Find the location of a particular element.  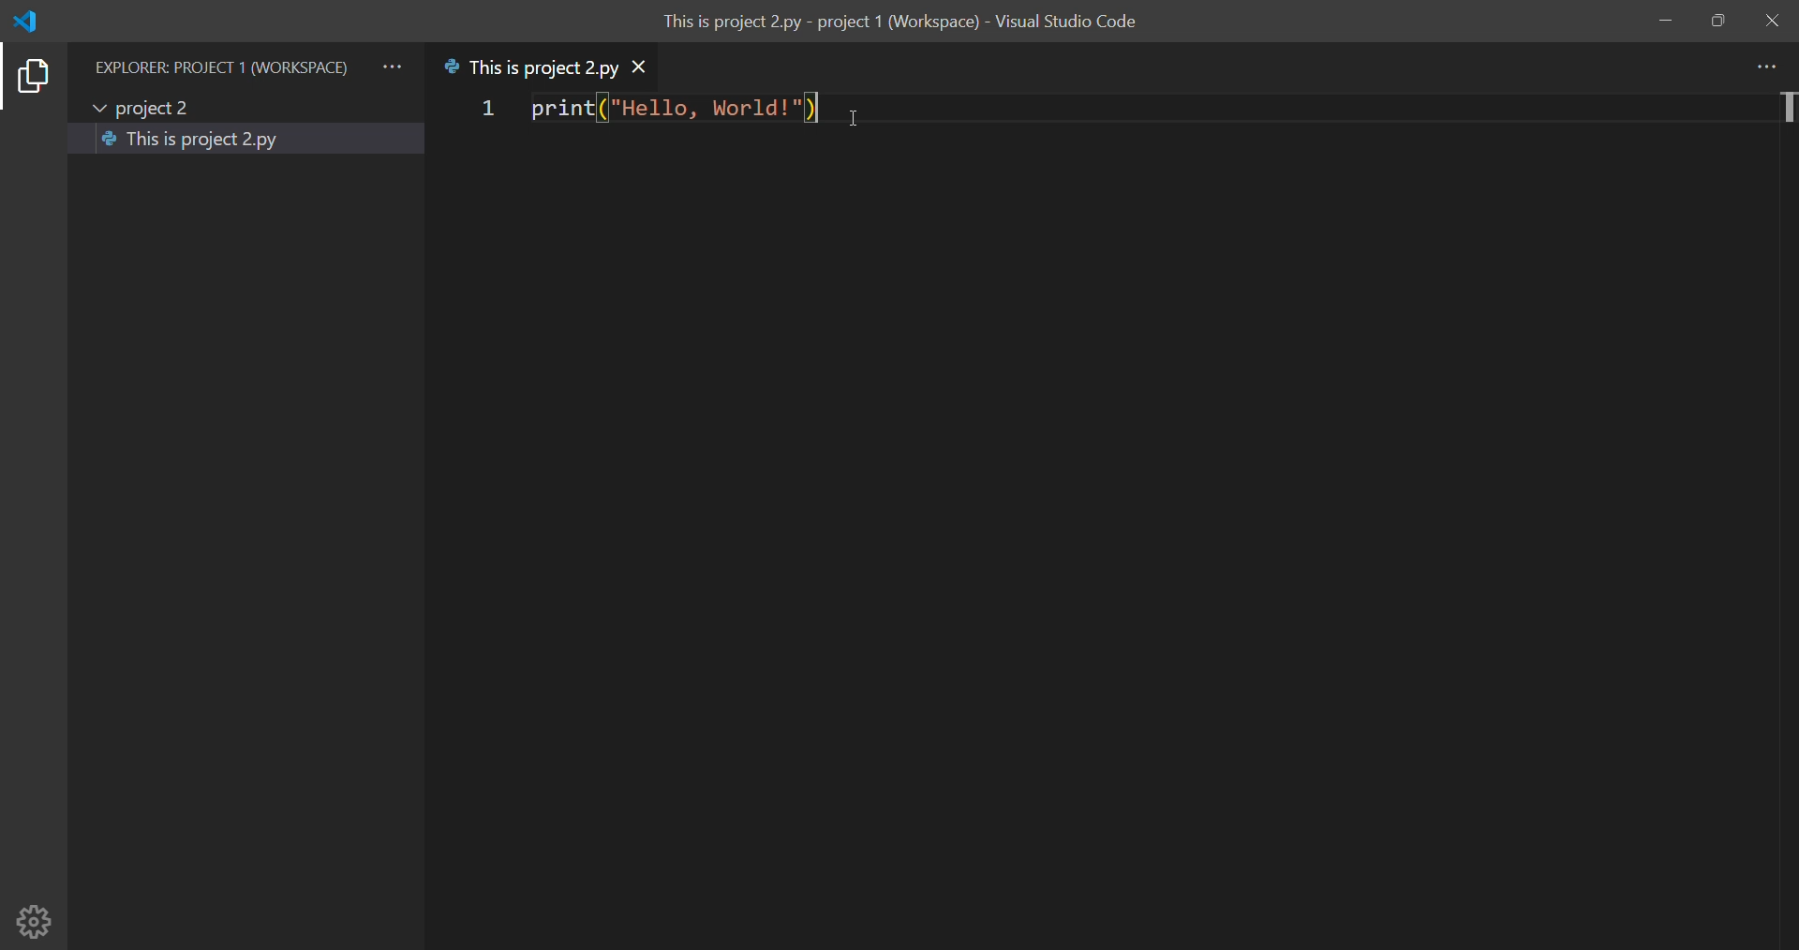

EXPLORER: PROJECT 1 (WORKSPACE) is located at coordinates (219, 60).